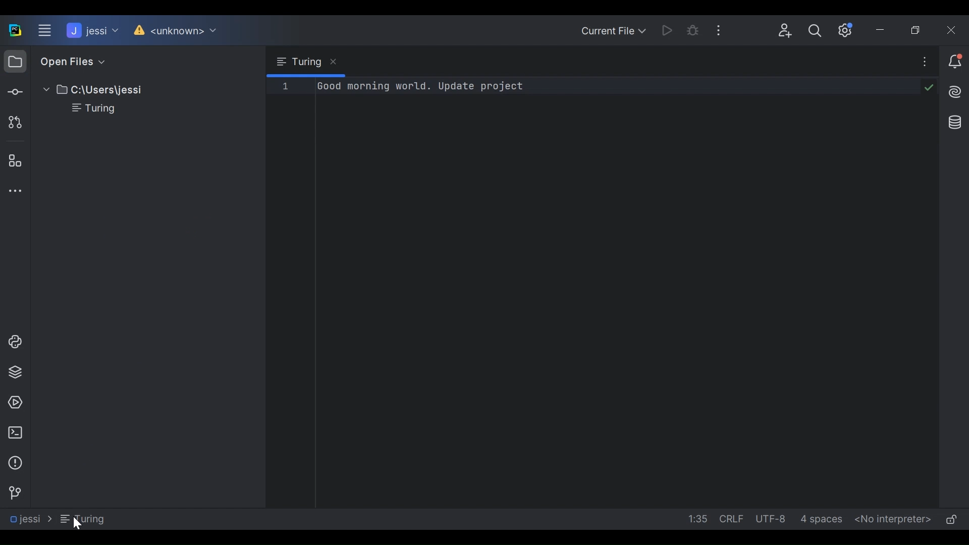 The image size is (969, 545). What do you see at coordinates (88, 91) in the screenshot?
I see `Project Directory` at bounding box center [88, 91].